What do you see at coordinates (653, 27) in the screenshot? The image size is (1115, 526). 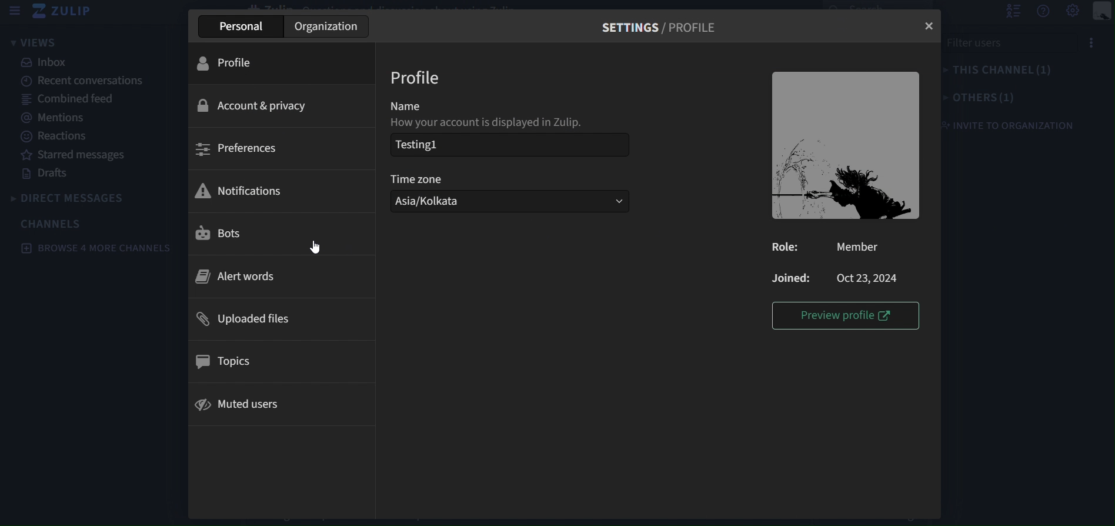 I see `settings/ Profile` at bounding box center [653, 27].